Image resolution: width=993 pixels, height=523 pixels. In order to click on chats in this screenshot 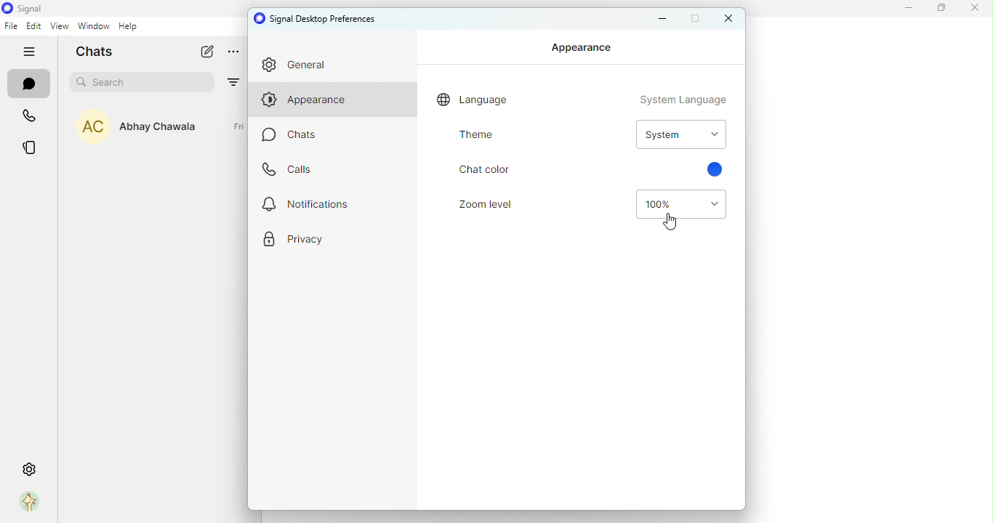, I will do `click(305, 137)`.